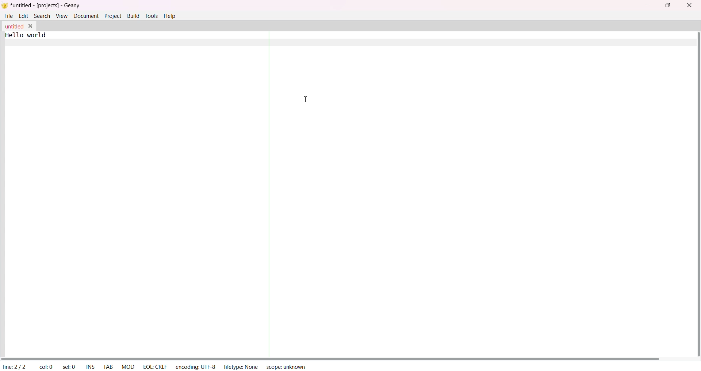  Describe the element at coordinates (195, 366) in the screenshot. I see `encoding: UTF-8` at that location.